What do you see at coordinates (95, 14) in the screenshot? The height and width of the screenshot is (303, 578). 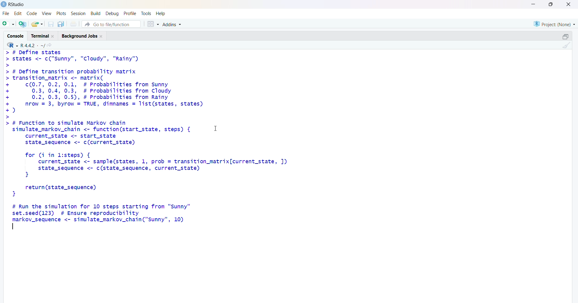 I see `build` at bounding box center [95, 14].